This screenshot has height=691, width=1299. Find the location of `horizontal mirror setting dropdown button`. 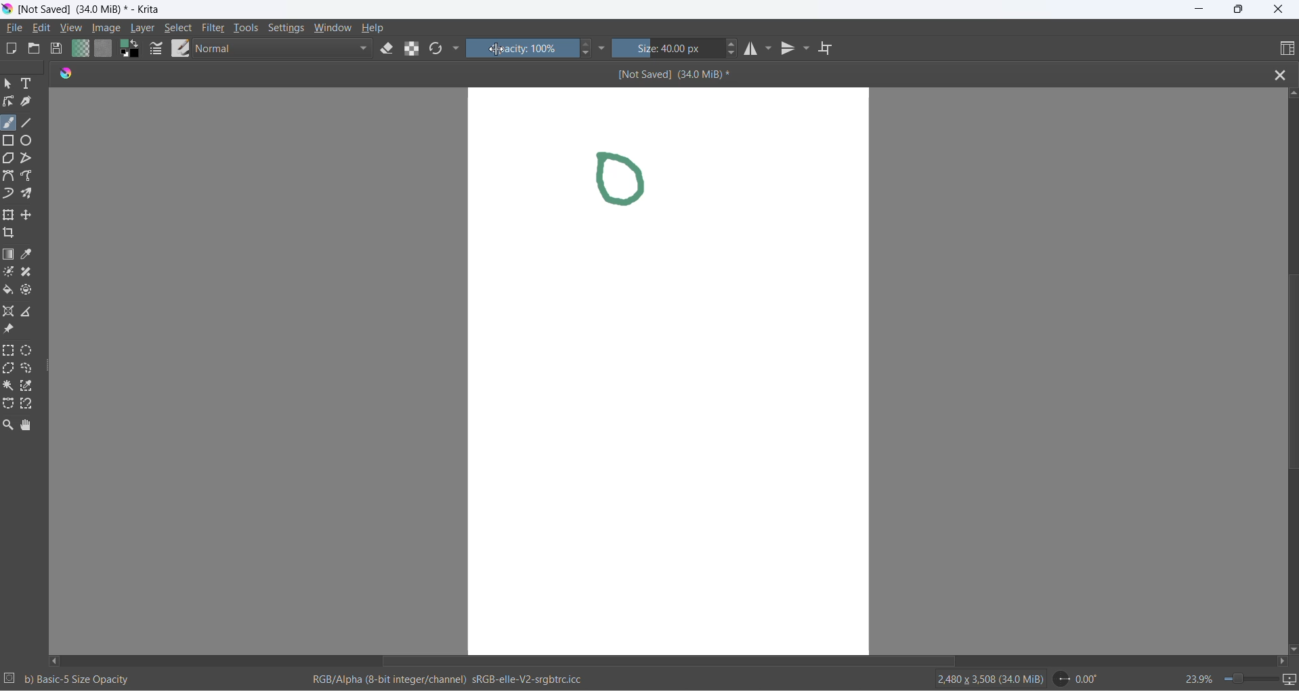

horizontal mirror setting dropdown button is located at coordinates (770, 47).